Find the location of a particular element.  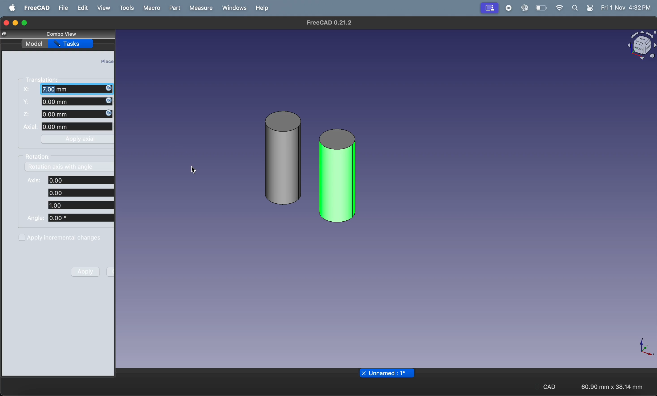

z distance is located at coordinates (77, 114).